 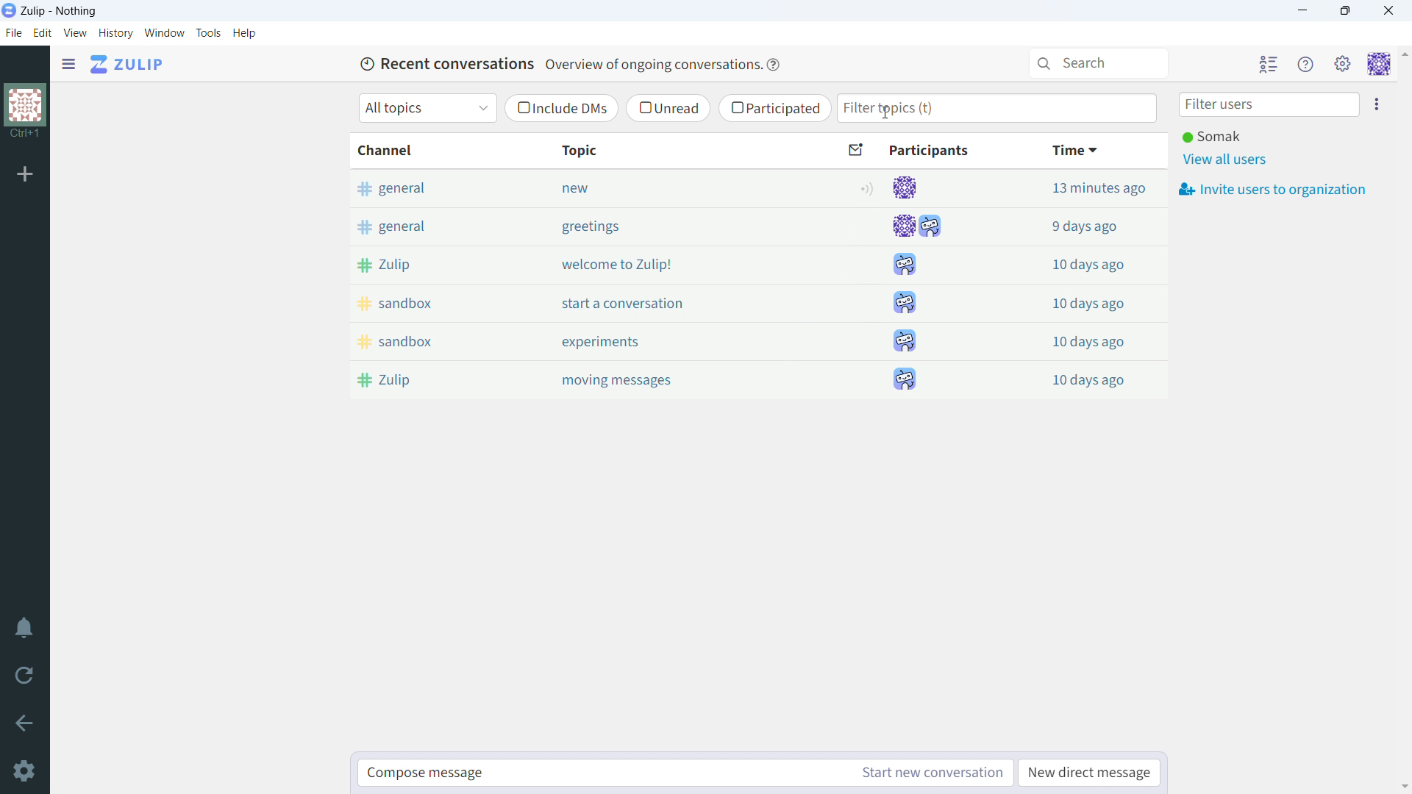 What do you see at coordinates (910, 151) in the screenshot?
I see `participants` at bounding box center [910, 151].